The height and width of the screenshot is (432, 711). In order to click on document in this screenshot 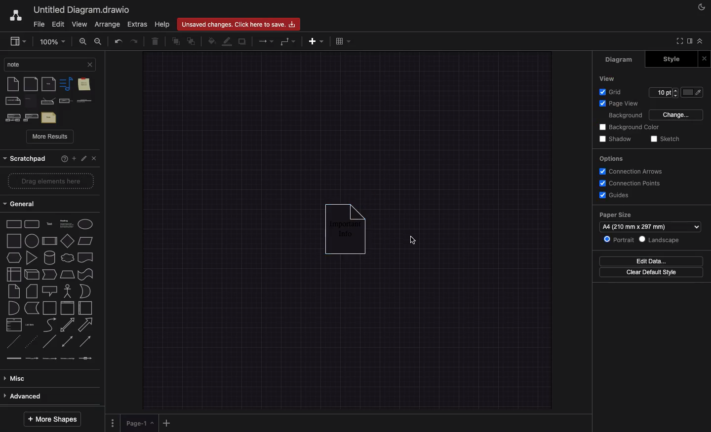, I will do `click(31, 84)`.